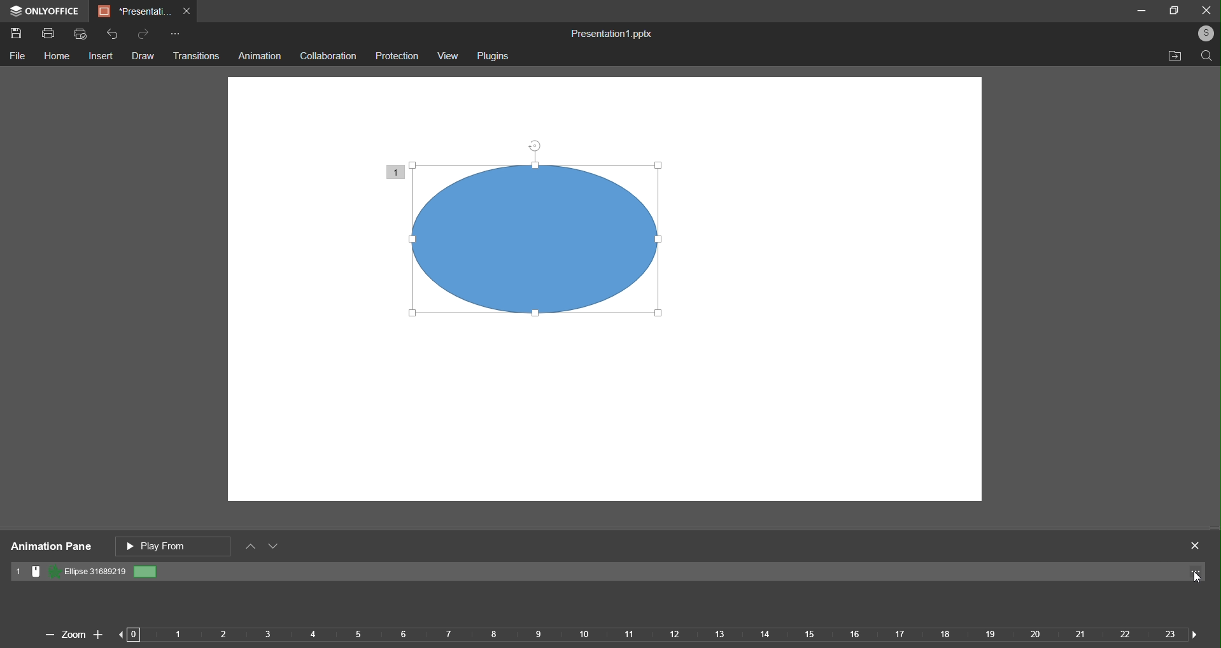 This screenshot has width=1221, height=648. What do you see at coordinates (134, 11) in the screenshot?
I see `Current Tab` at bounding box center [134, 11].